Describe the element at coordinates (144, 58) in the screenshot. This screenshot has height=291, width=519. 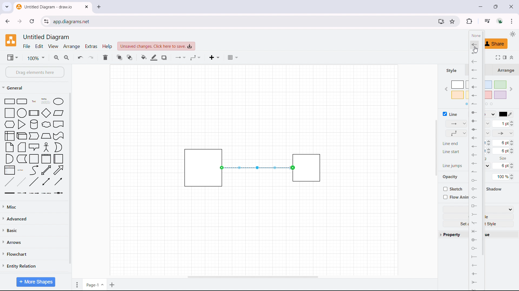
I see `fill color` at that location.